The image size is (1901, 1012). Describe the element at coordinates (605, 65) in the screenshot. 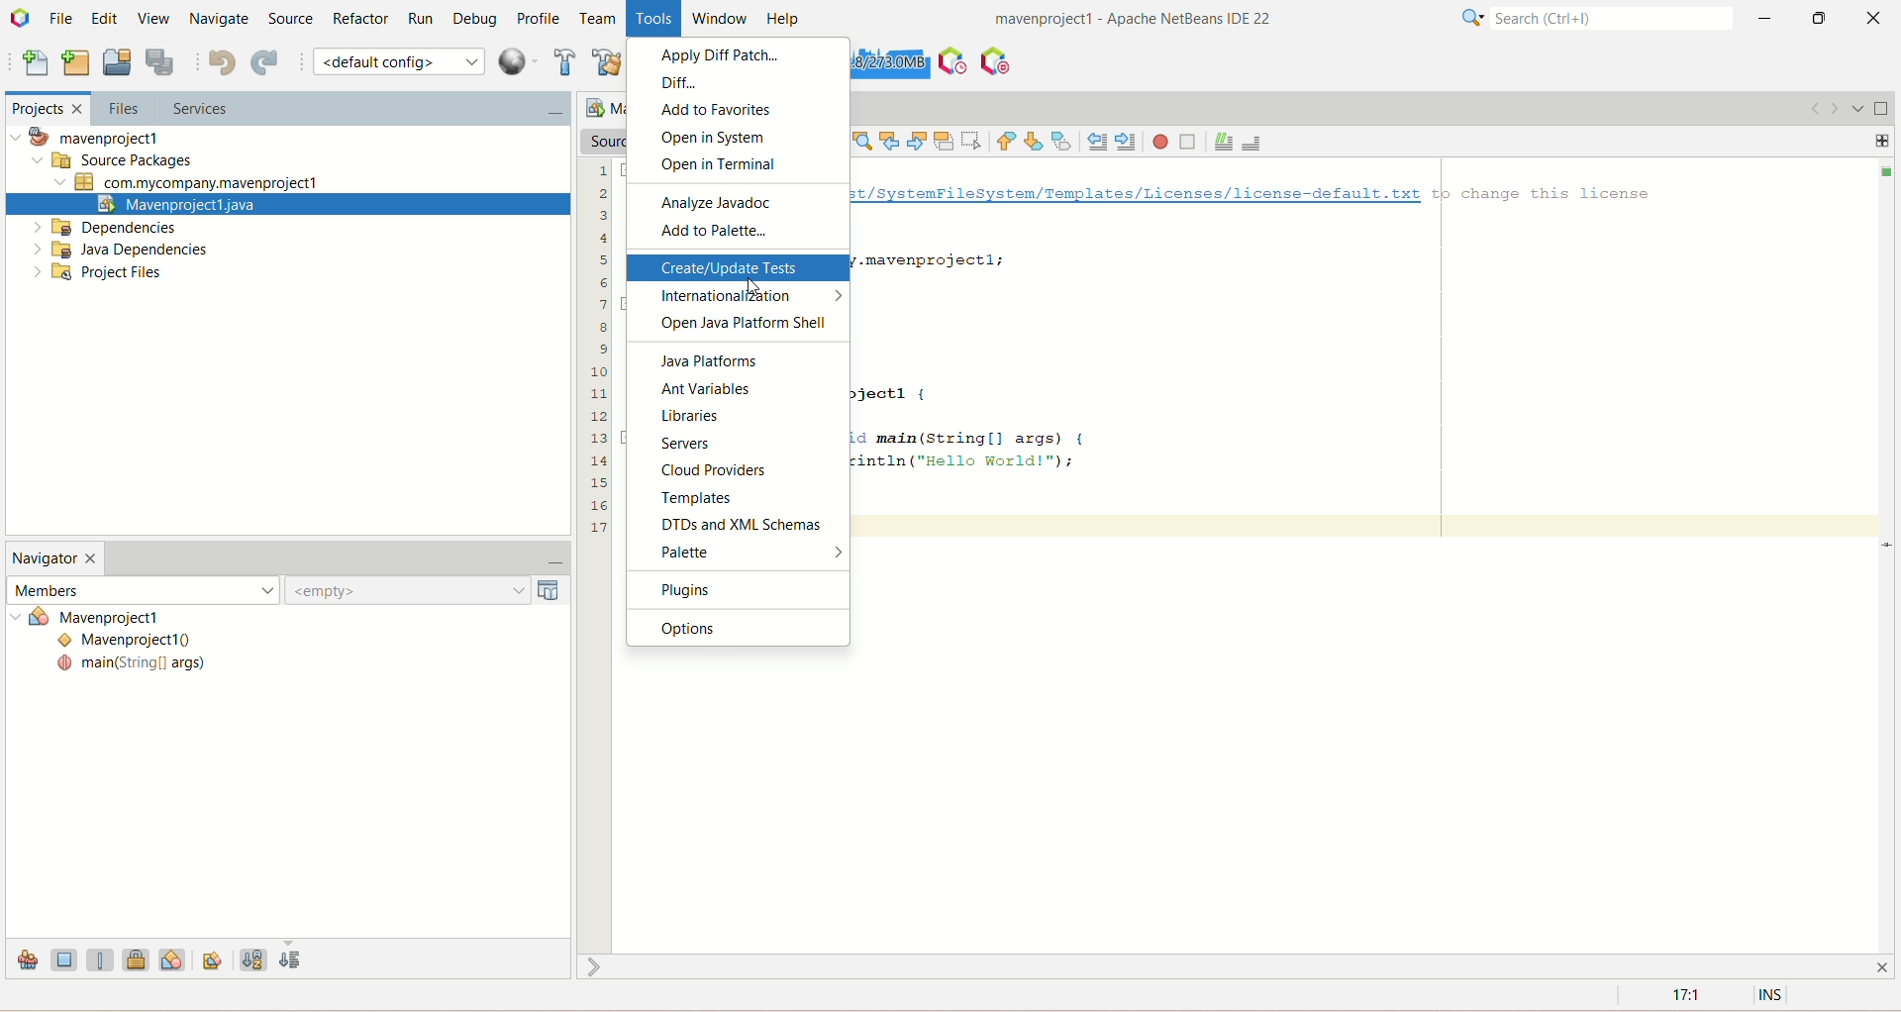

I see `clean and build project` at that location.